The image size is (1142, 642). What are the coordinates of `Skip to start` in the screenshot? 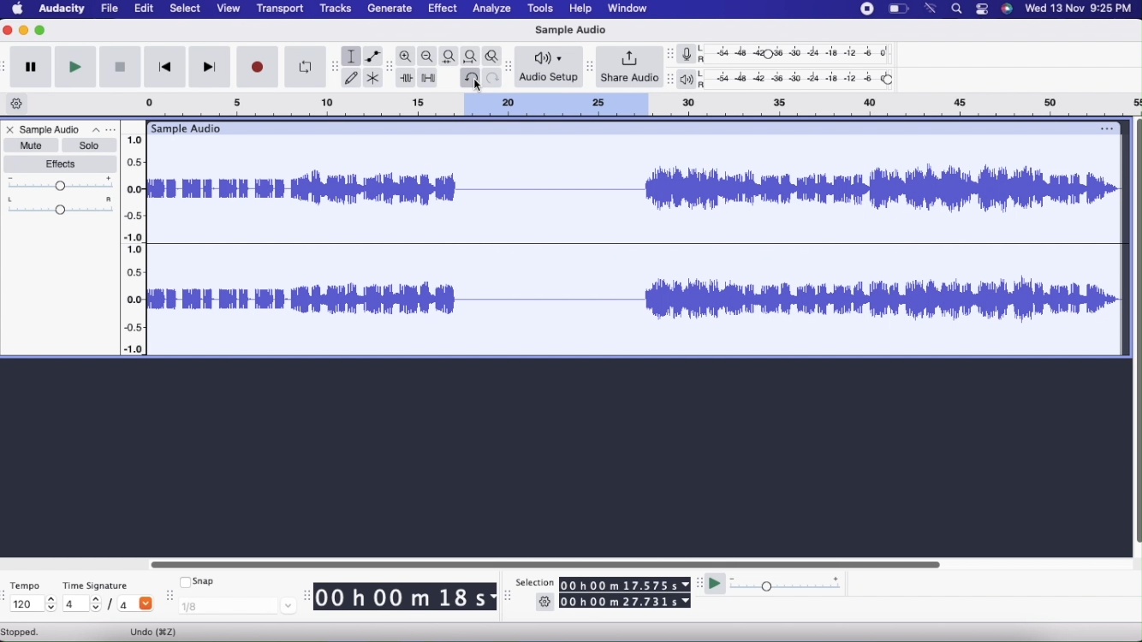 It's located at (164, 67).